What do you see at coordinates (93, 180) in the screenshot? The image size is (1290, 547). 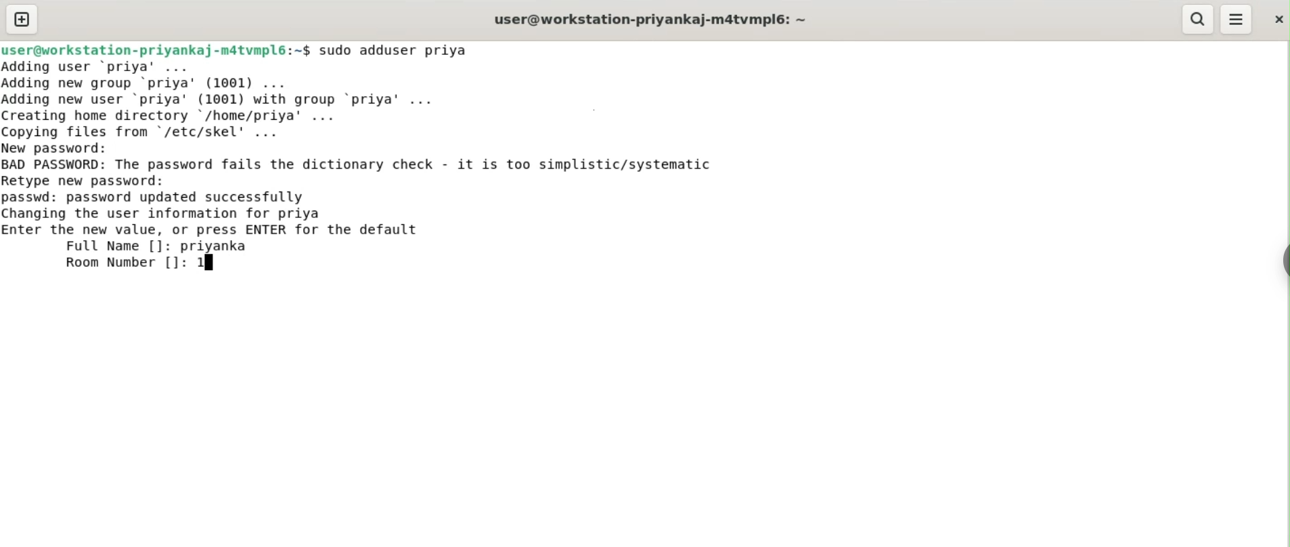 I see `retype new password:` at bounding box center [93, 180].